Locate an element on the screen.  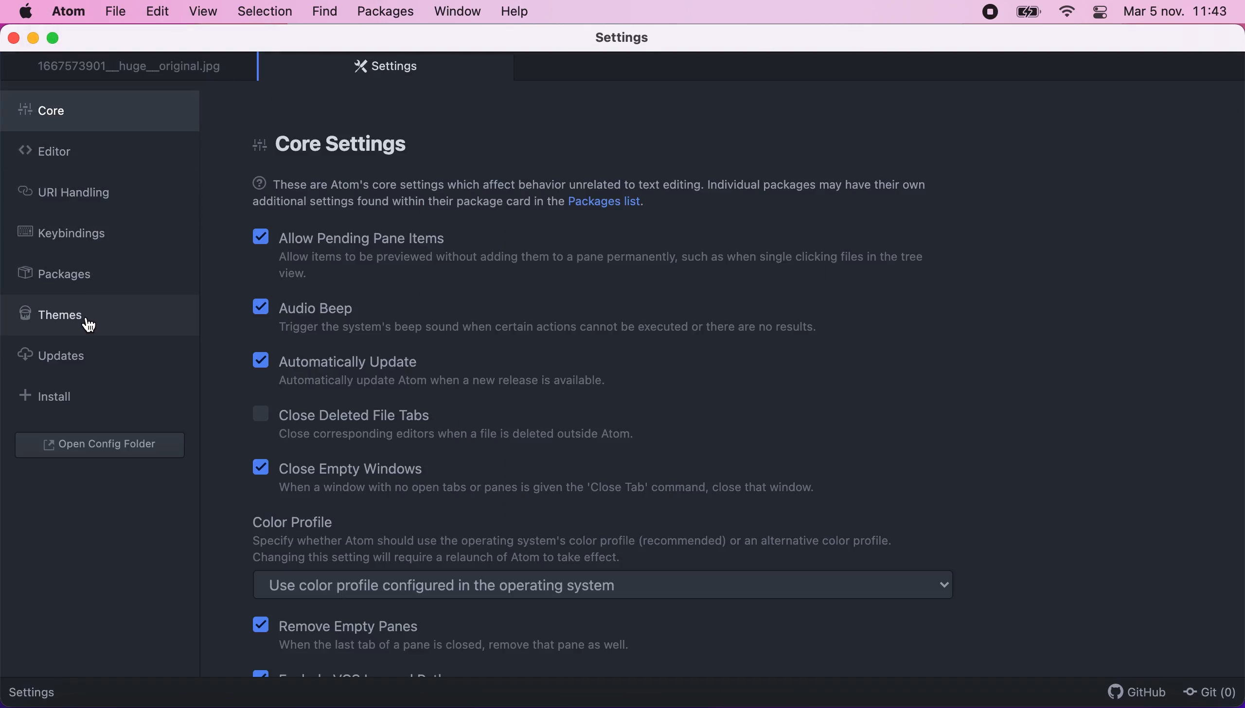
github is located at coordinates (1132, 687).